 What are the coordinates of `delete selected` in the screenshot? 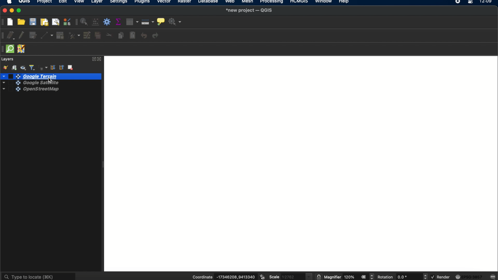 It's located at (98, 36).